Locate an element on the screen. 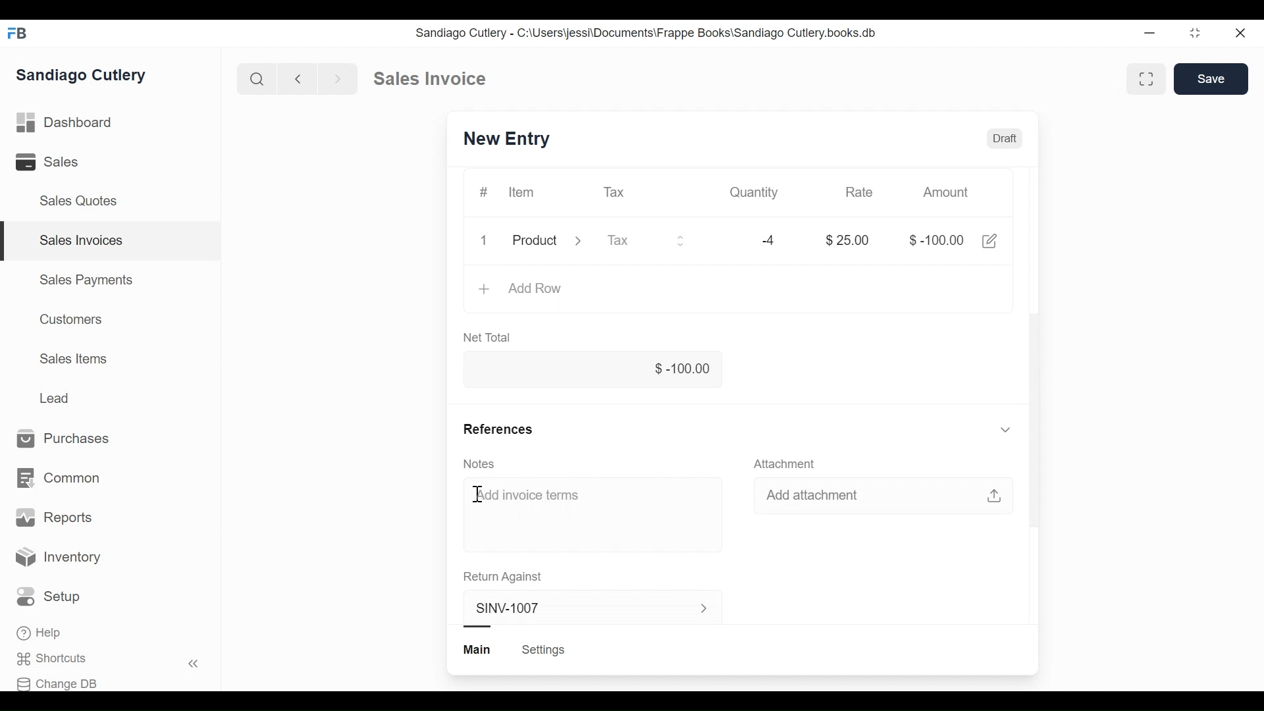 This screenshot has width=1264, height=711. Amount is located at coordinates (945, 192).